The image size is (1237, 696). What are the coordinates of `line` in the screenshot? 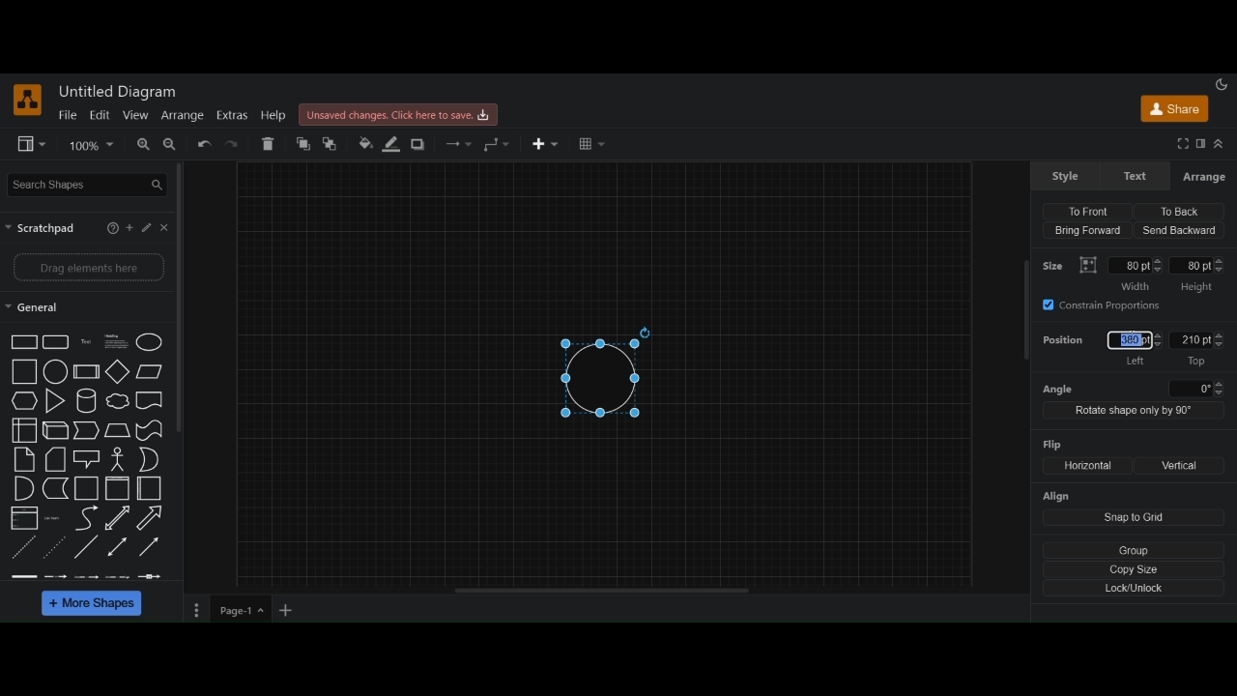 It's located at (86, 546).